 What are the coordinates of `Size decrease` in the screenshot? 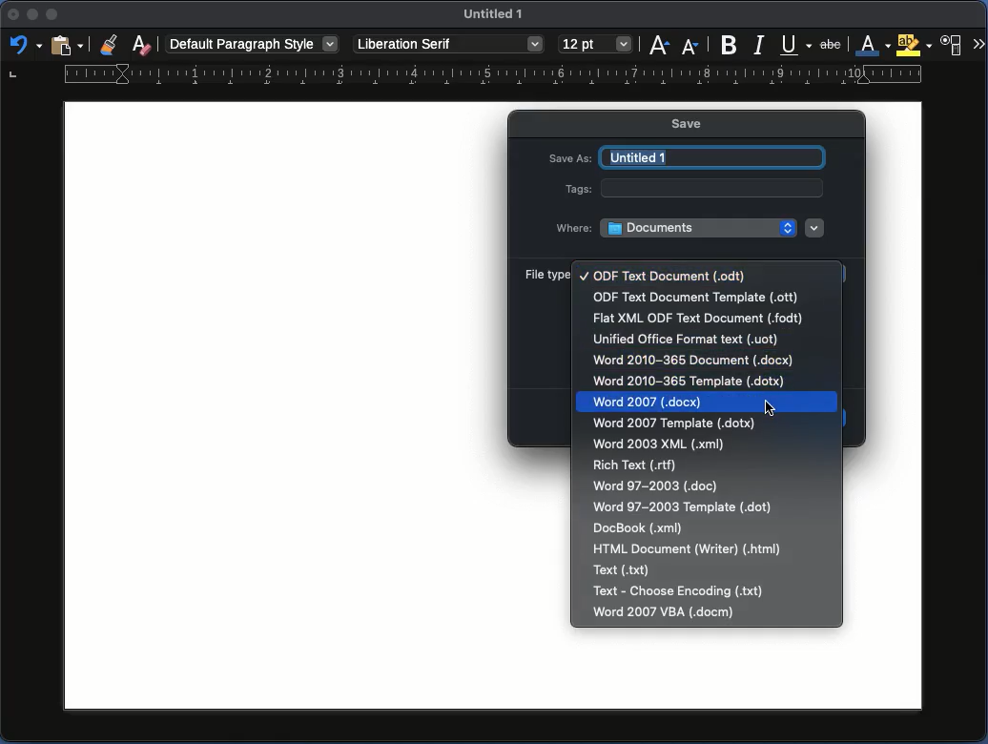 It's located at (690, 44).